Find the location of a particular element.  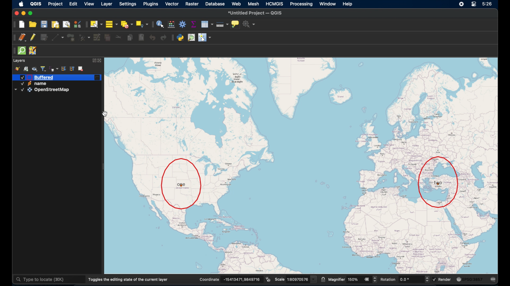

quicksom is located at coordinates (22, 51).